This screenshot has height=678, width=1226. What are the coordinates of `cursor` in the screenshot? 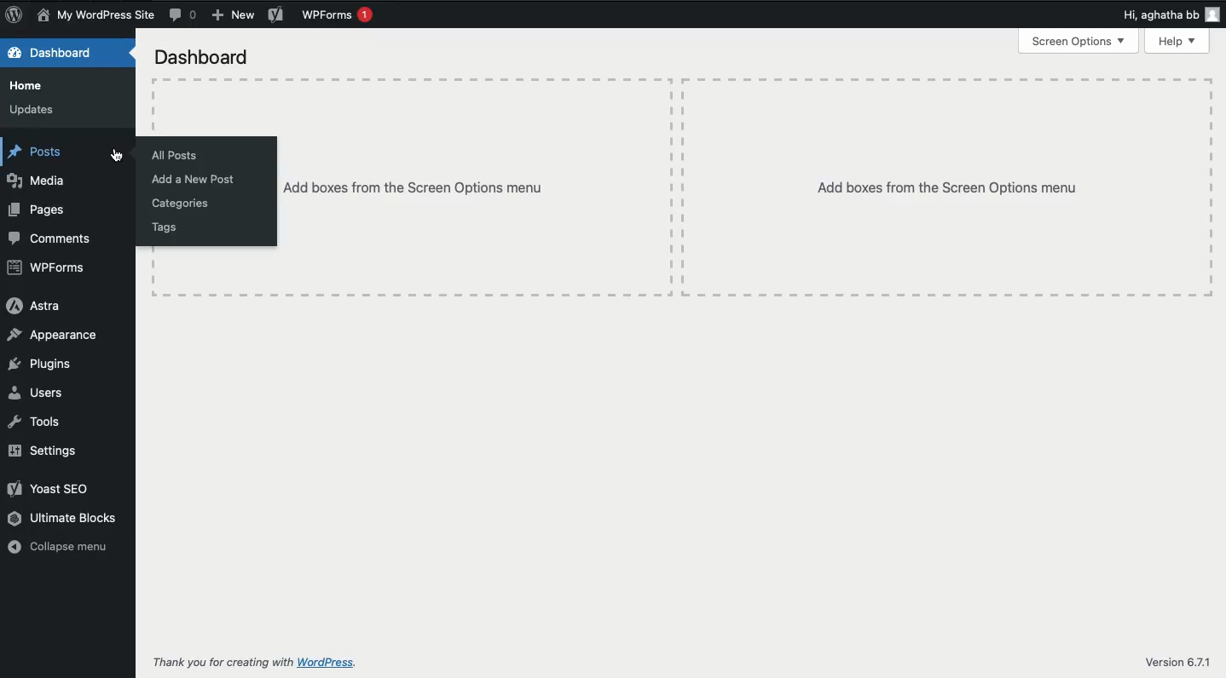 It's located at (111, 155).